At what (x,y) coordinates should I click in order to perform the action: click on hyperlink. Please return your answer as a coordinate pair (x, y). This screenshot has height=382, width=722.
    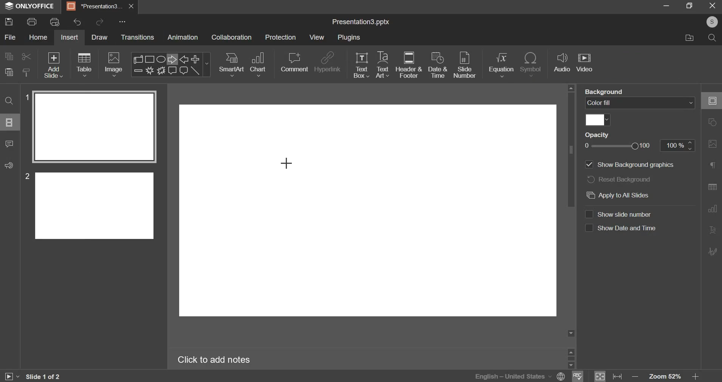
    Looking at the image, I should click on (328, 62).